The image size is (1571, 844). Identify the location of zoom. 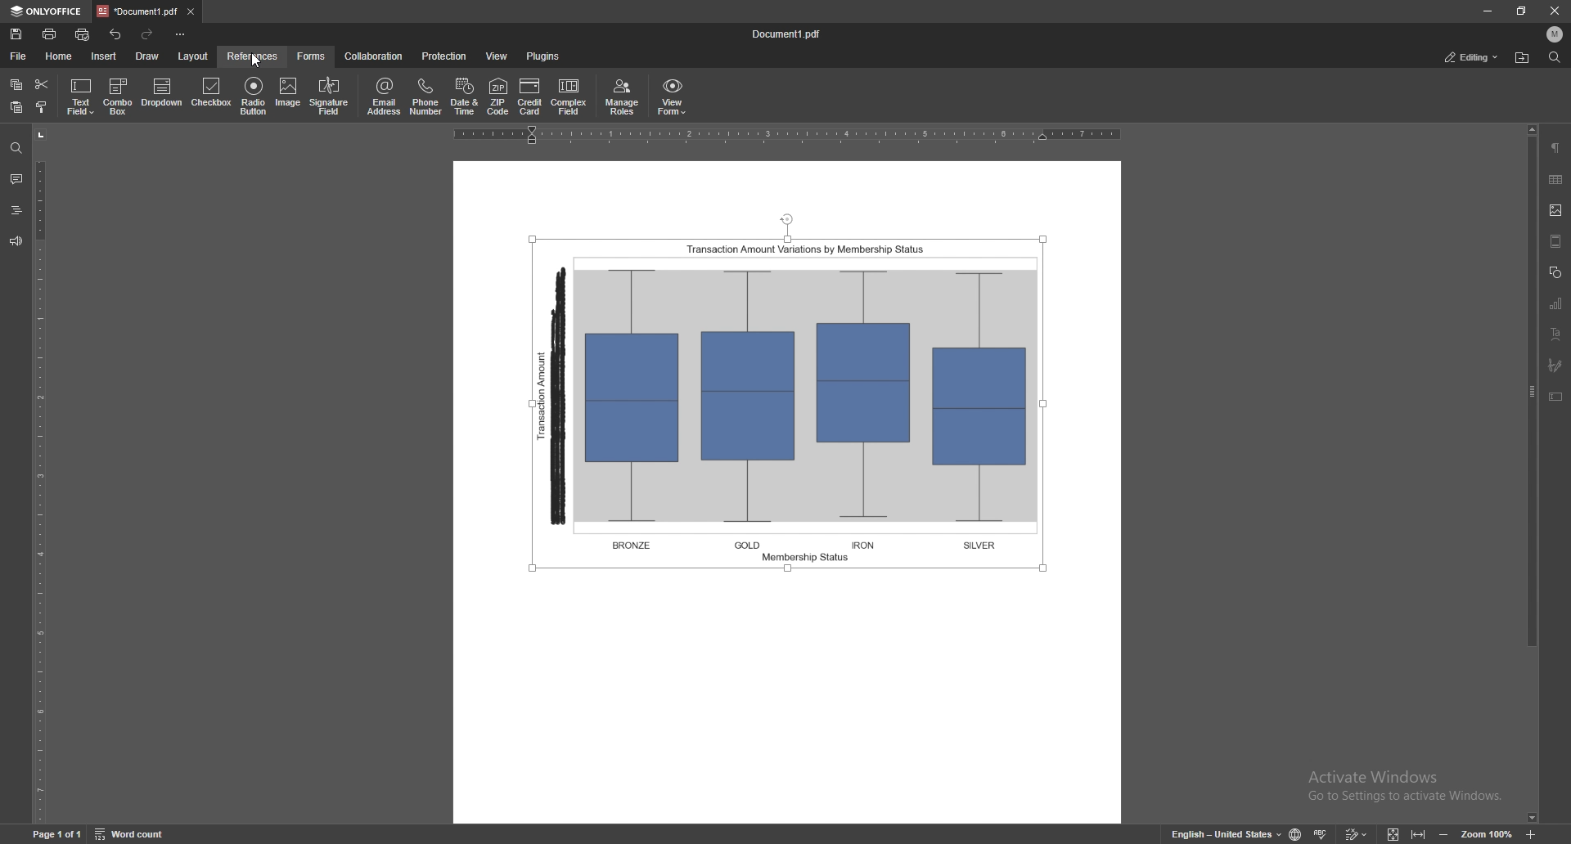
(1487, 833).